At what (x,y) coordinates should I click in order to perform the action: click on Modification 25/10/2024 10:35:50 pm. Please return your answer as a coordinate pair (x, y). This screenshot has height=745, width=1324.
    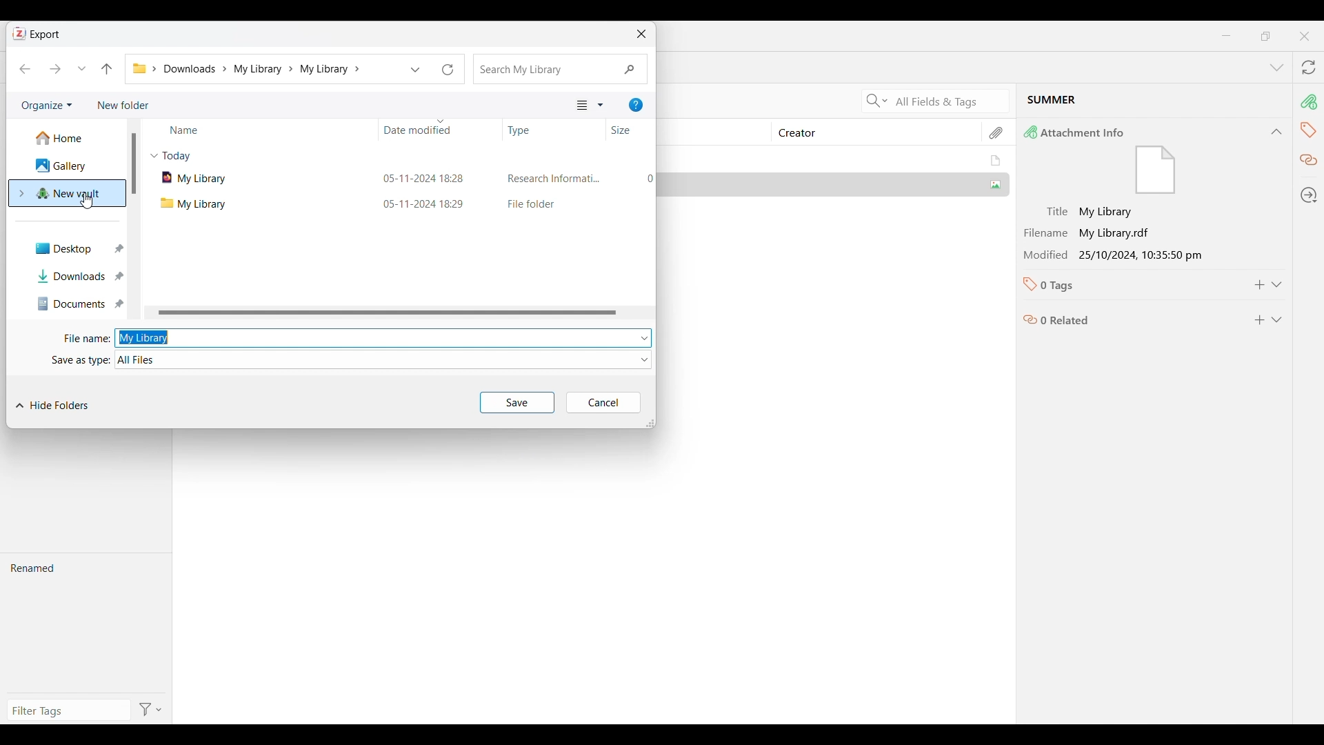
    Looking at the image, I should click on (1129, 255).